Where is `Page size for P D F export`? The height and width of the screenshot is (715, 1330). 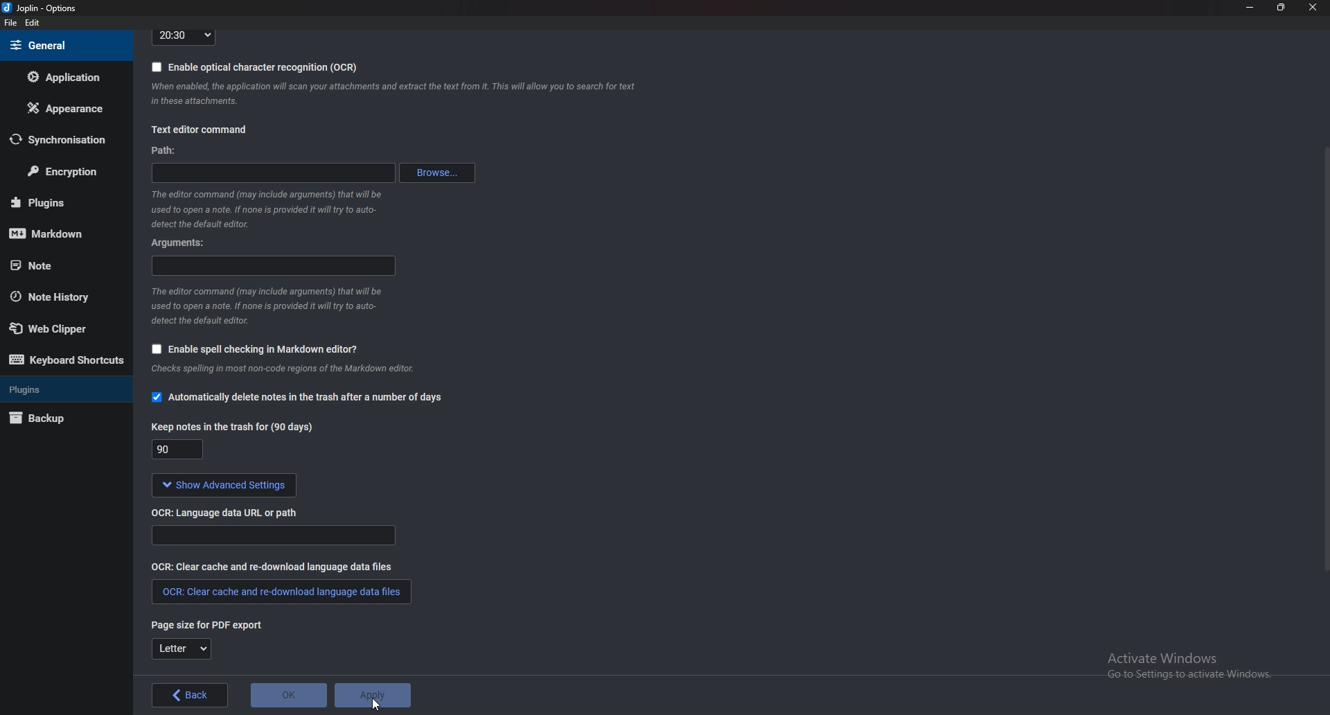 Page size for P D F export is located at coordinates (200, 624).